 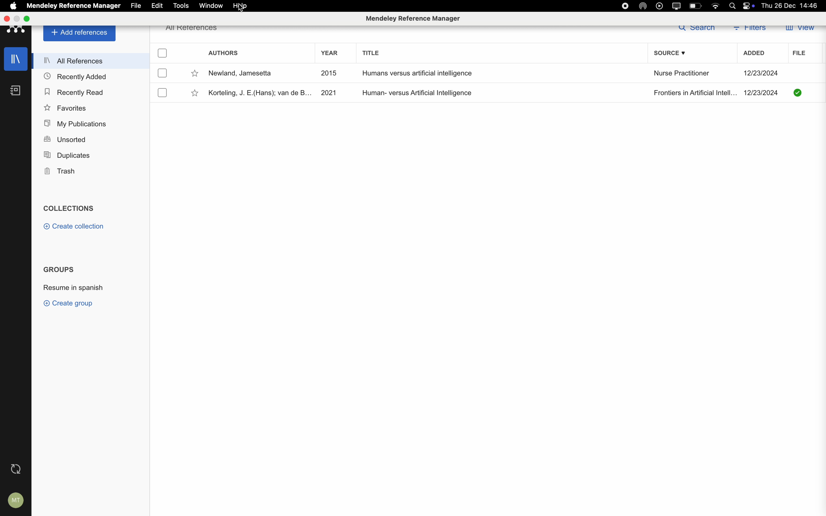 What do you see at coordinates (803, 52) in the screenshot?
I see `file` at bounding box center [803, 52].